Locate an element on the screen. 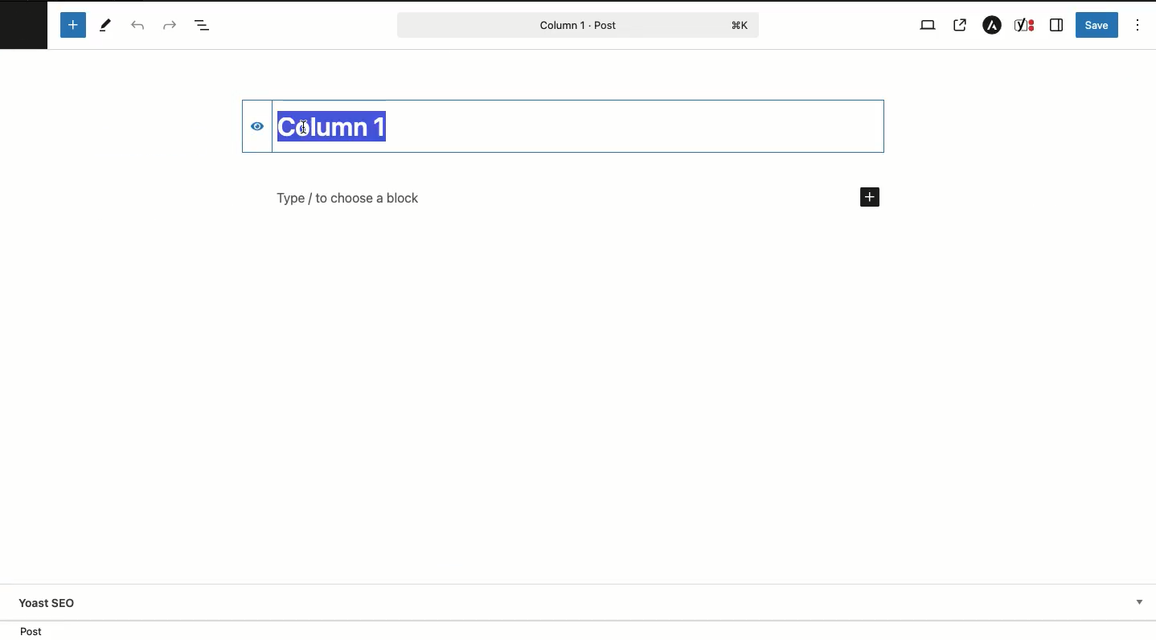  Post is located at coordinates (577, 24).